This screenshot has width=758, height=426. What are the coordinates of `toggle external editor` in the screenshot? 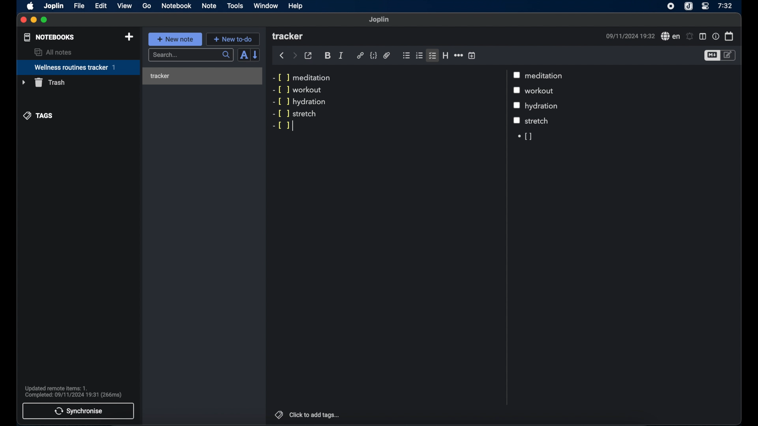 It's located at (308, 55).